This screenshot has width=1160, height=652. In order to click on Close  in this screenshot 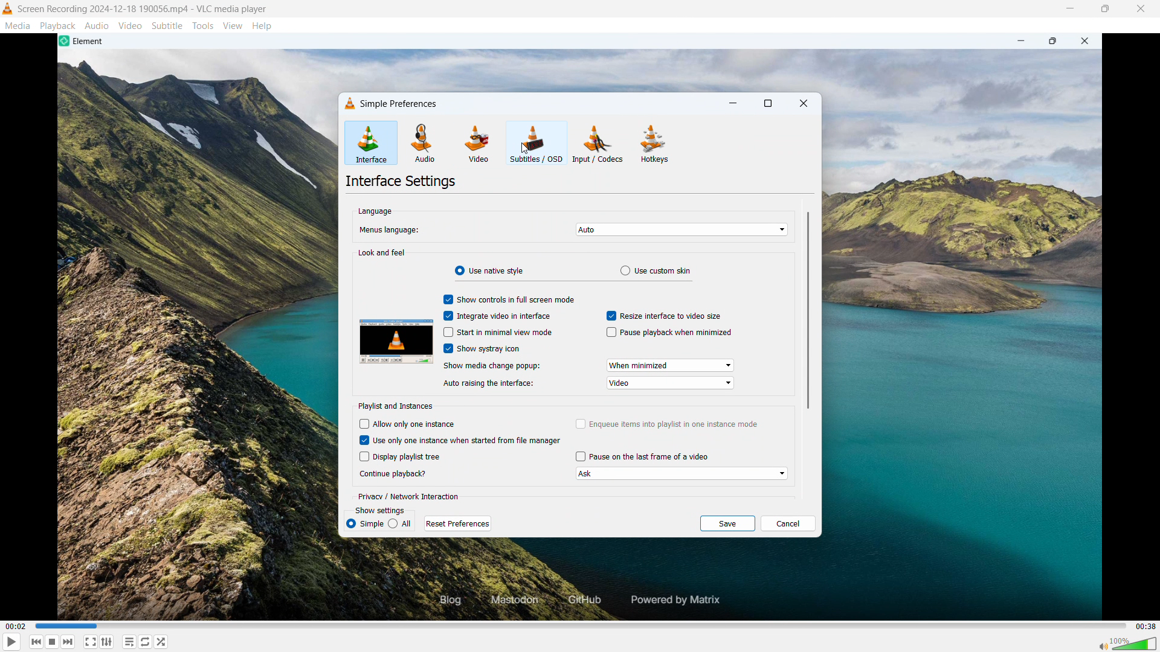, I will do `click(1141, 9)`.